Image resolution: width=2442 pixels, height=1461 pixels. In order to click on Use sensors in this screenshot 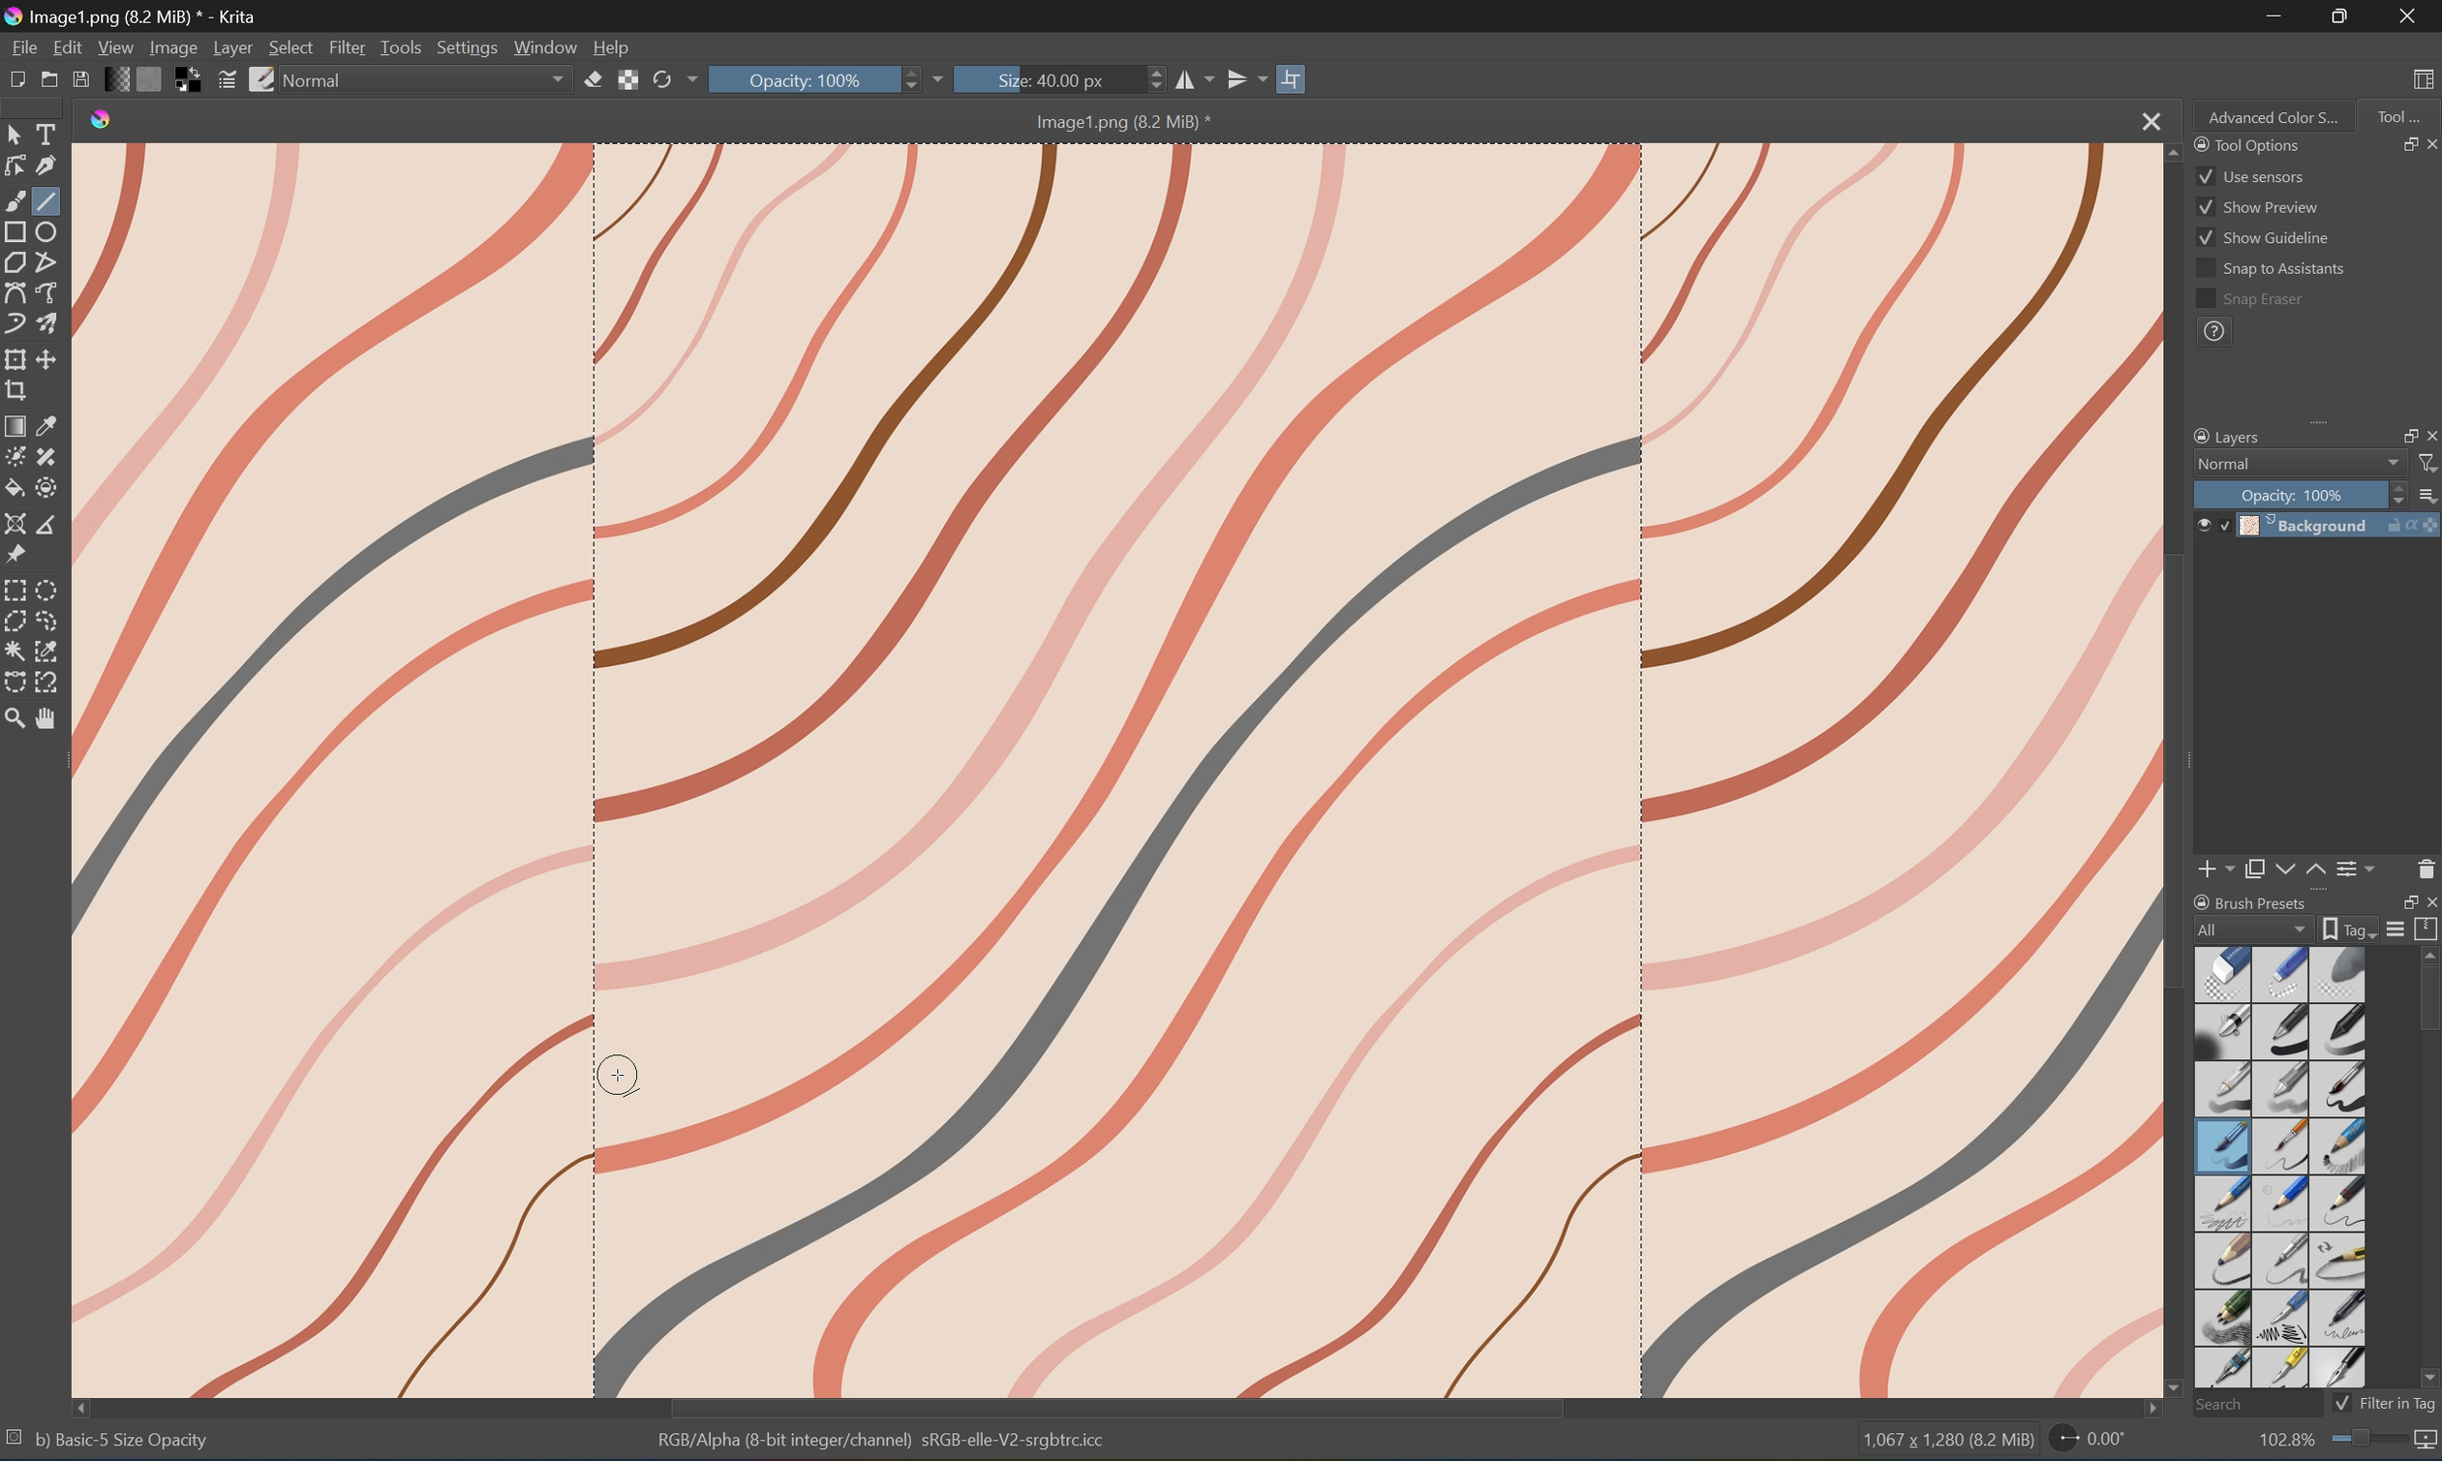, I will do `click(2250, 175)`.